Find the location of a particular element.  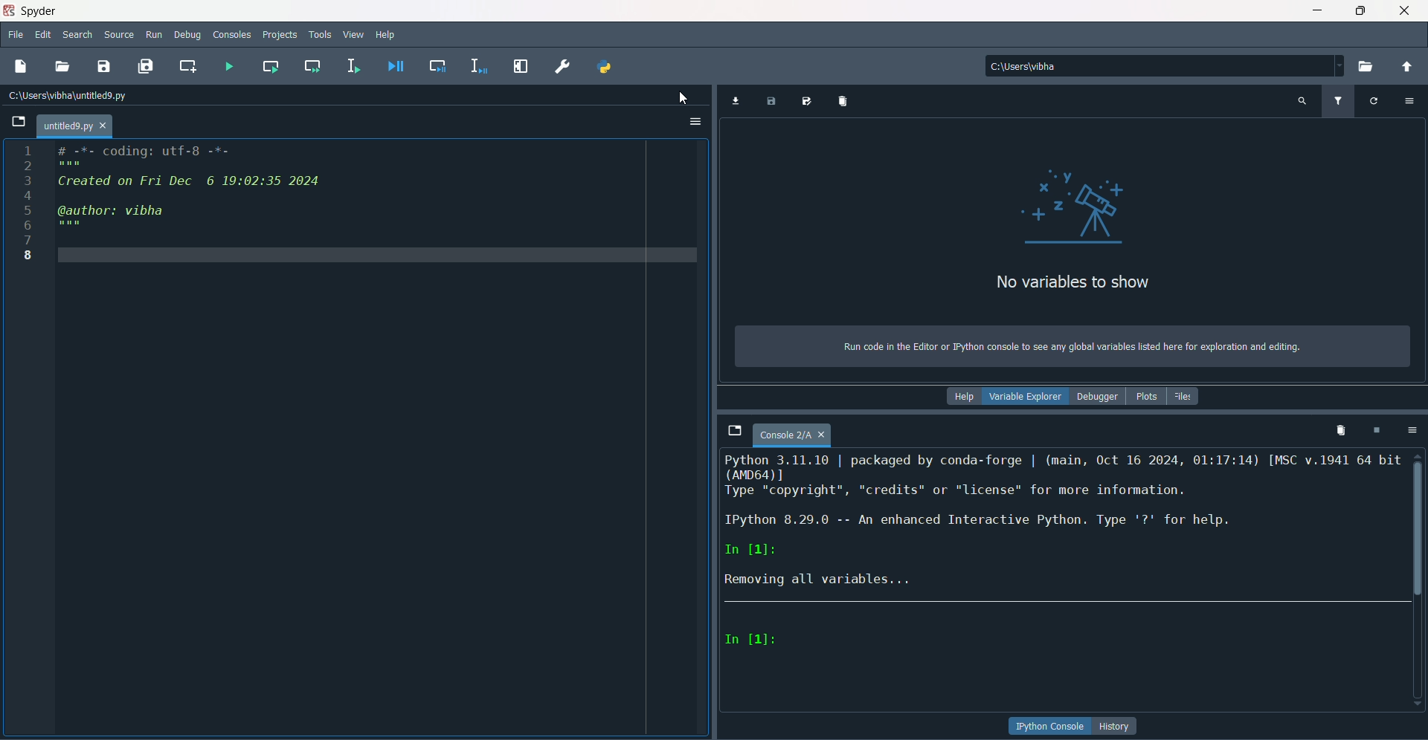

file is located at coordinates (16, 36).